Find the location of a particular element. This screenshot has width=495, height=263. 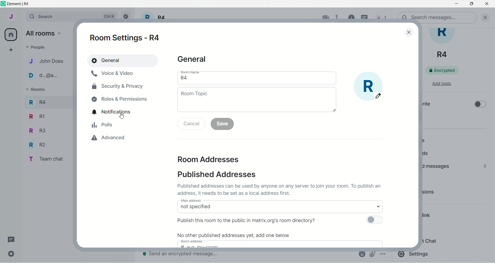

room name R4 is located at coordinates (257, 76).